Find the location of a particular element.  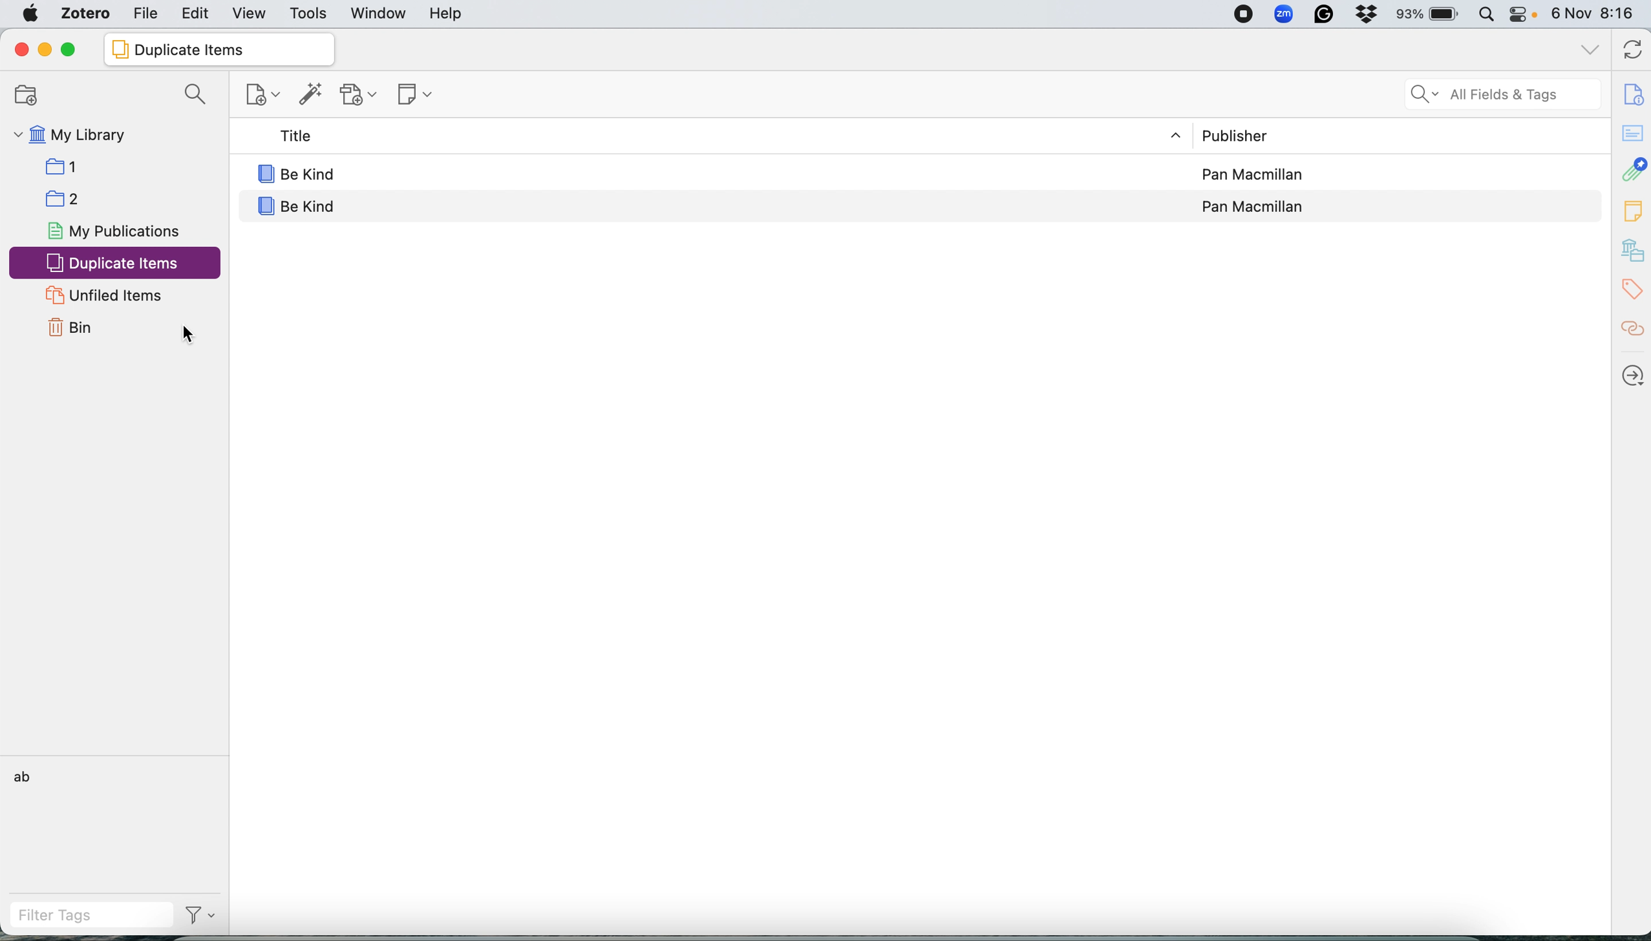

add item by portion is located at coordinates (315, 94).